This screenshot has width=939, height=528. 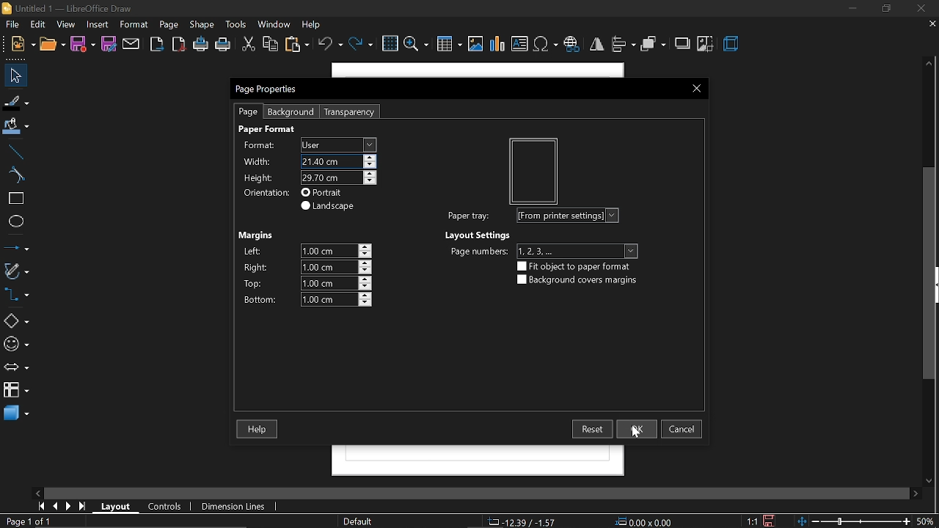 What do you see at coordinates (204, 25) in the screenshot?
I see `shape` at bounding box center [204, 25].